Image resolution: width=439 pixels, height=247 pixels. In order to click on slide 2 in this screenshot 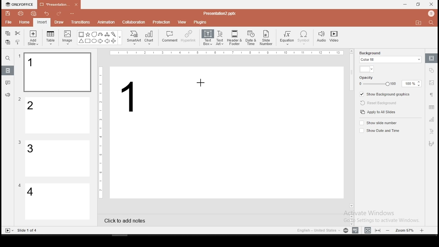, I will do `click(58, 116)`.